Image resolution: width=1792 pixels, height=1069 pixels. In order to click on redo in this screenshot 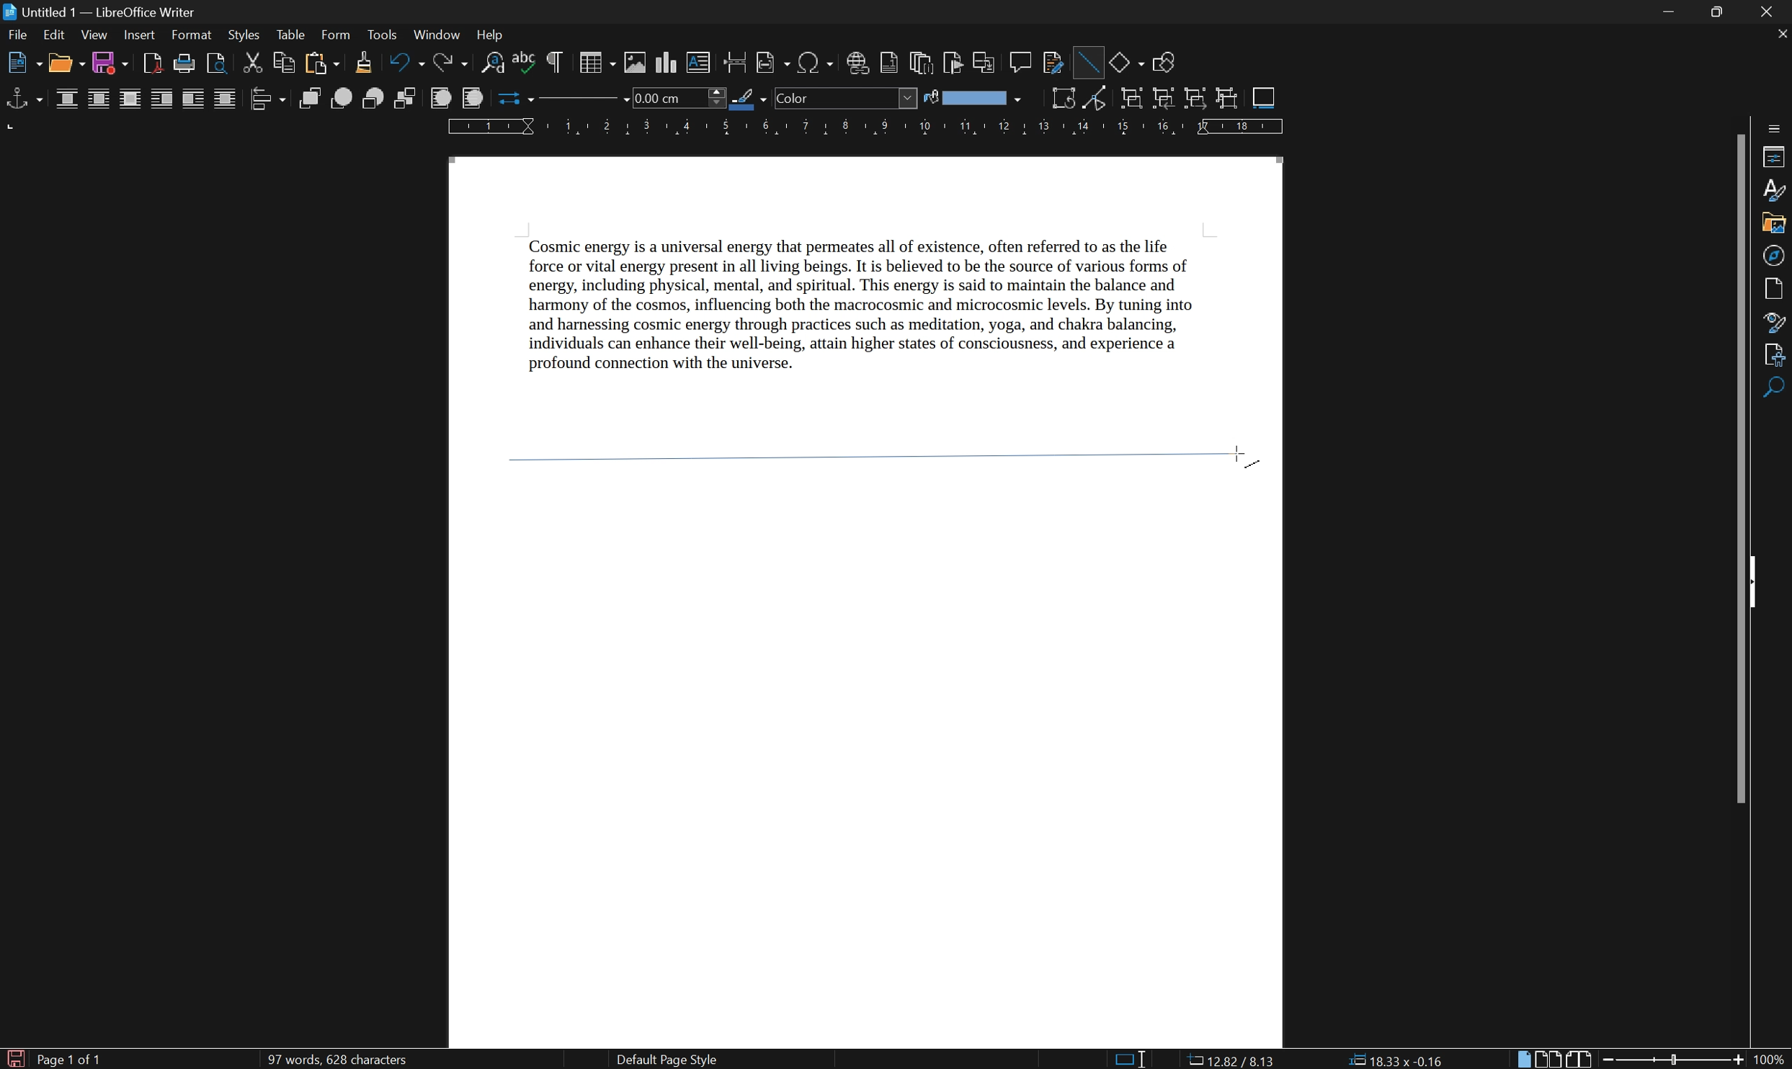, I will do `click(454, 63)`.